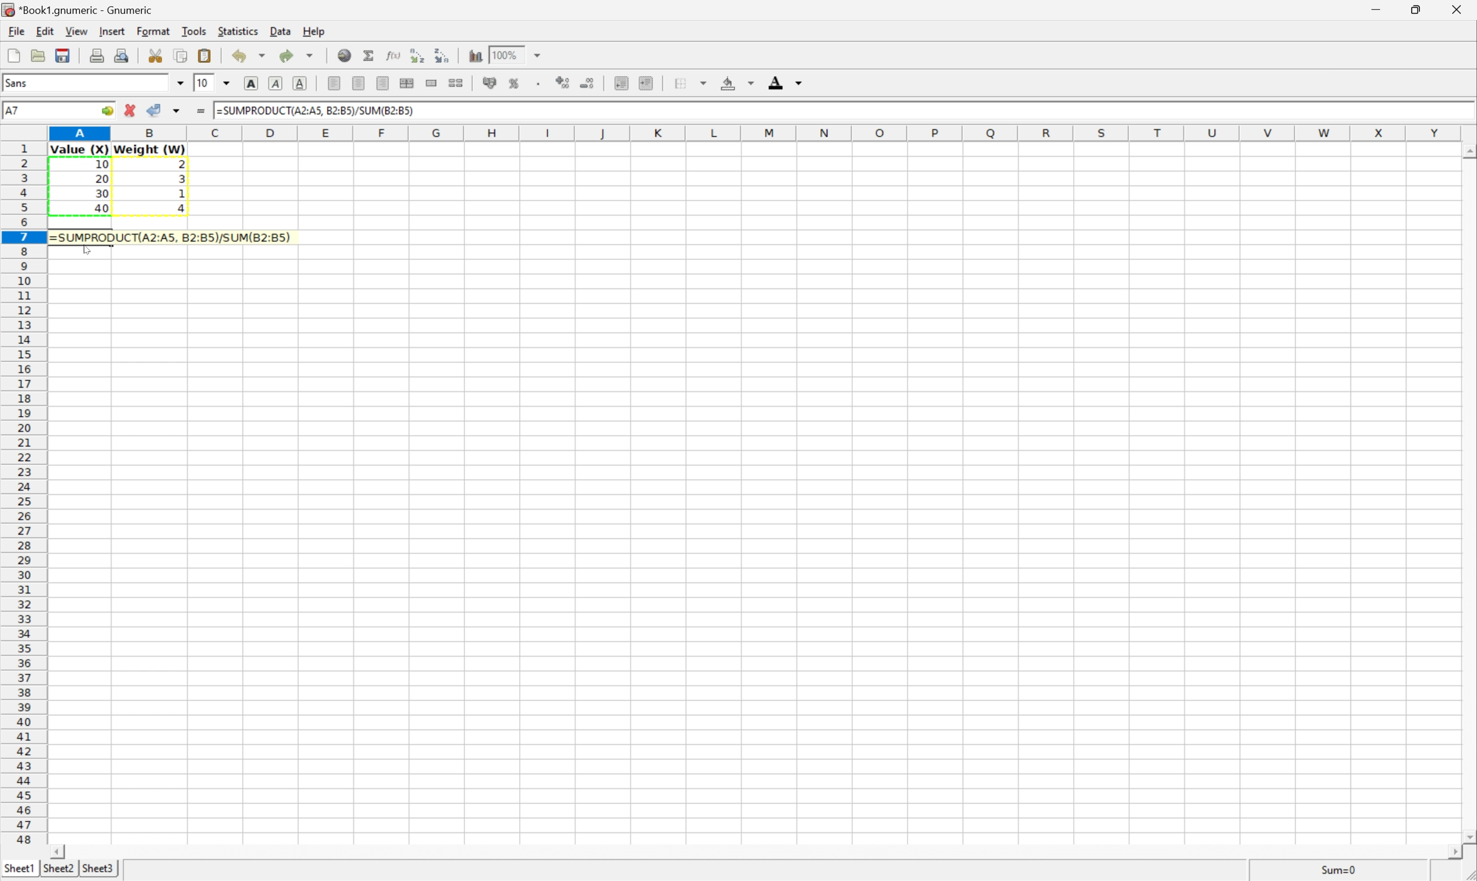  Describe the element at coordinates (1467, 835) in the screenshot. I see `Scroll Down` at that location.